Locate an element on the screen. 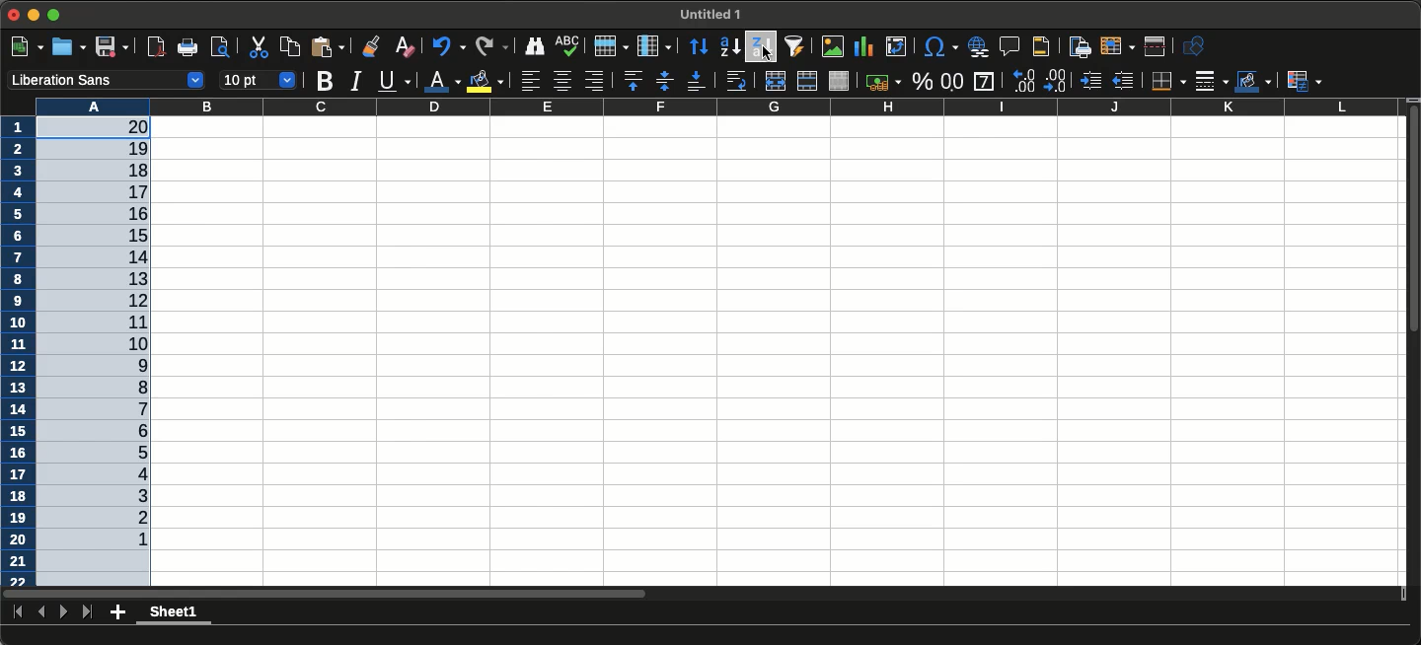 The height and width of the screenshot is (645, 1421). Find and replace is located at coordinates (532, 45).